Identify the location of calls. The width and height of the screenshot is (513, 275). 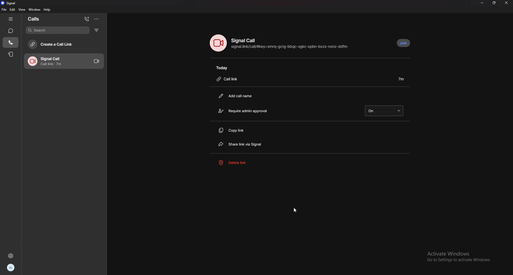
(37, 19).